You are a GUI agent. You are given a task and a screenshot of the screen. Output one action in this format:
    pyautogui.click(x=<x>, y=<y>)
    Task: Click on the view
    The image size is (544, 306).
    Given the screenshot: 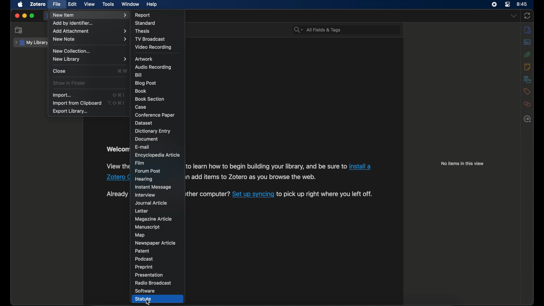 What is the action you would take?
    pyautogui.click(x=90, y=4)
    